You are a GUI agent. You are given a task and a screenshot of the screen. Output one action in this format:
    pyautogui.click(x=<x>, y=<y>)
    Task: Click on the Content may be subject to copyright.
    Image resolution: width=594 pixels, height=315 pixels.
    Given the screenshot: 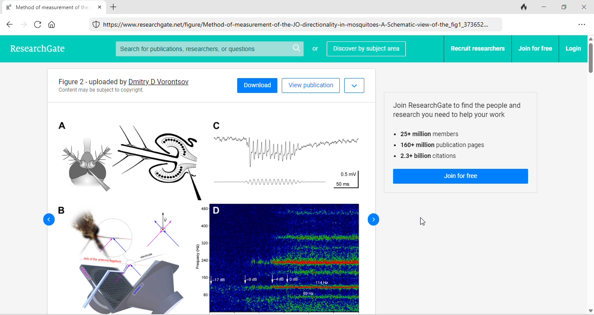 What is the action you would take?
    pyautogui.click(x=101, y=92)
    